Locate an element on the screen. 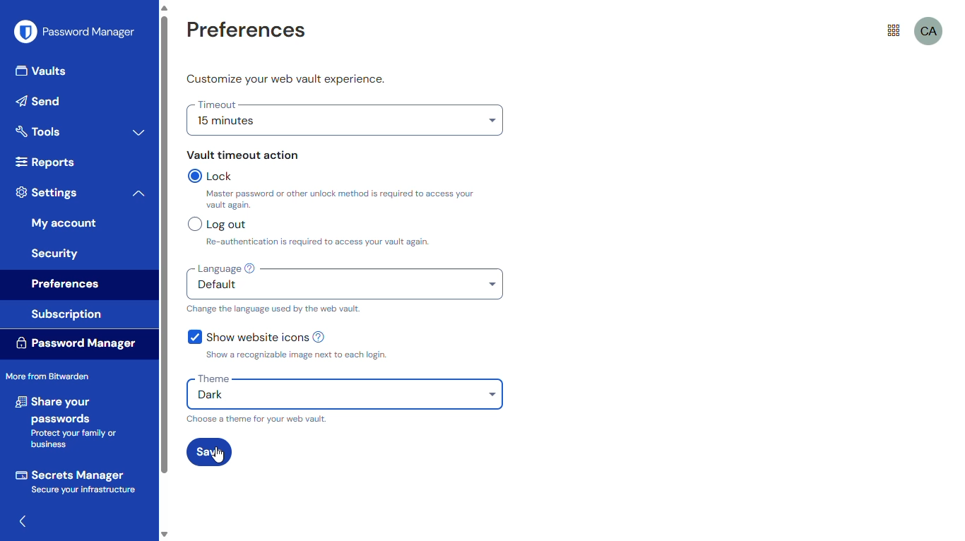  timeout is located at coordinates (218, 105).